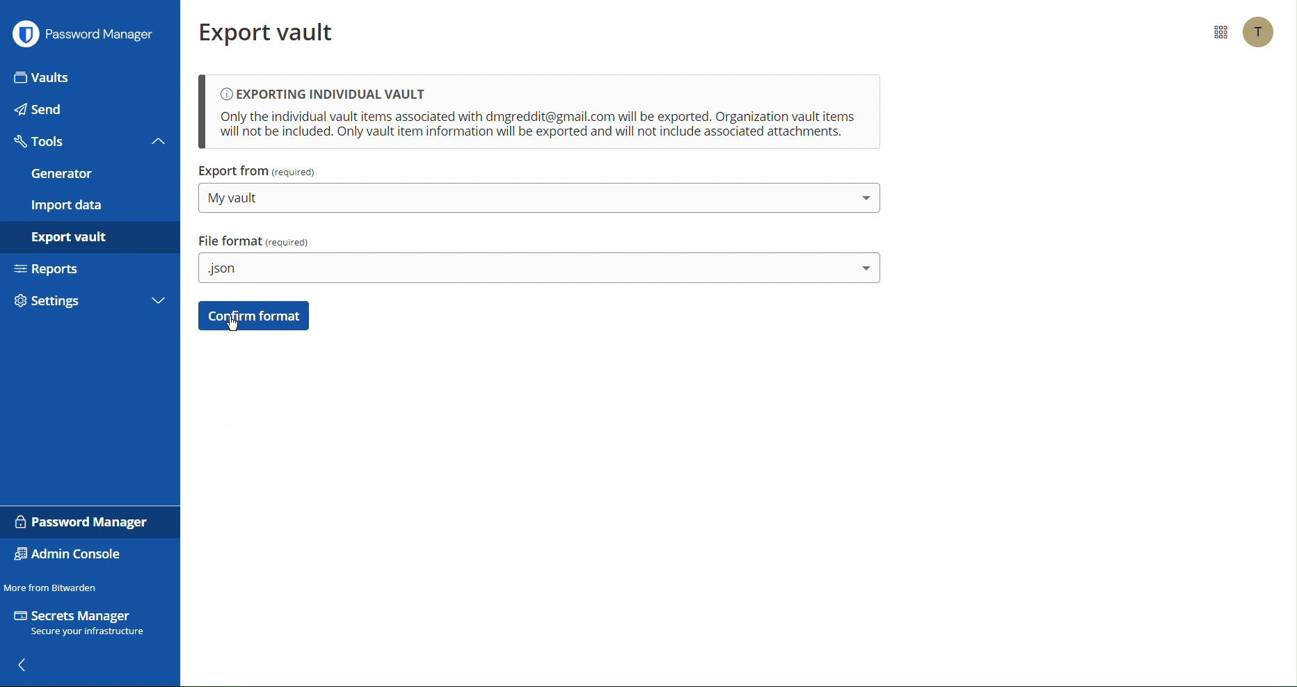 This screenshot has height=687, width=1297. Describe the element at coordinates (1257, 33) in the screenshot. I see `Account` at that location.